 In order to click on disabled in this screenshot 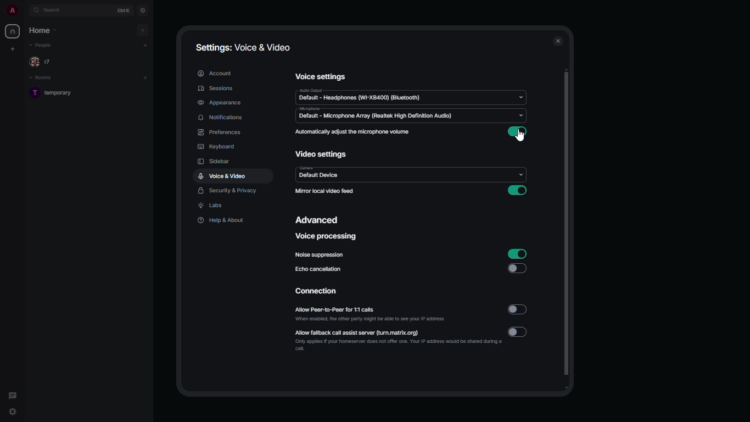, I will do `click(520, 331)`.